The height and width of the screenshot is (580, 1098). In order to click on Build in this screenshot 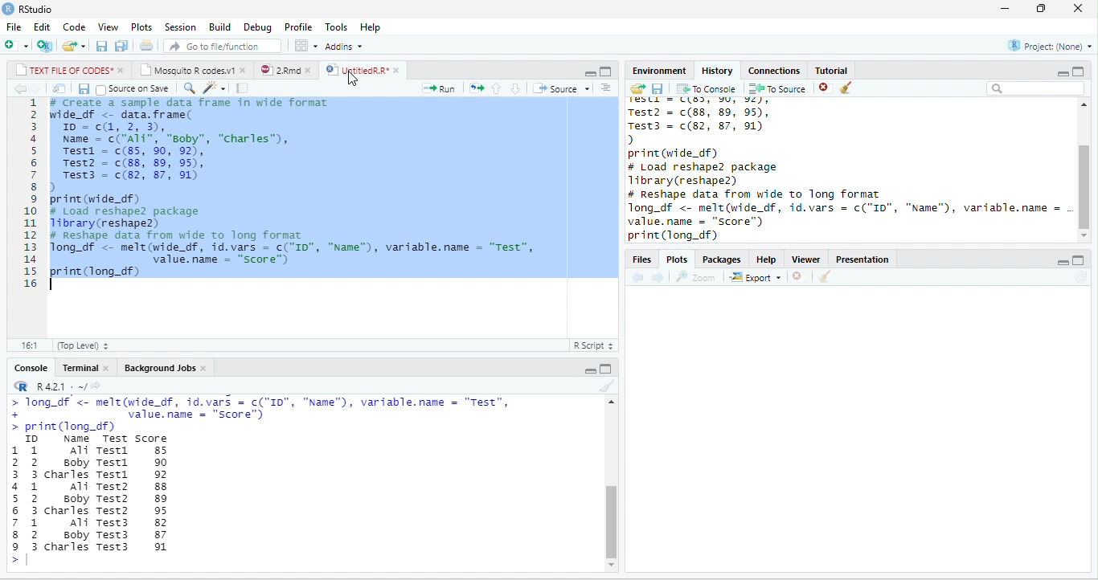, I will do `click(219, 27)`.